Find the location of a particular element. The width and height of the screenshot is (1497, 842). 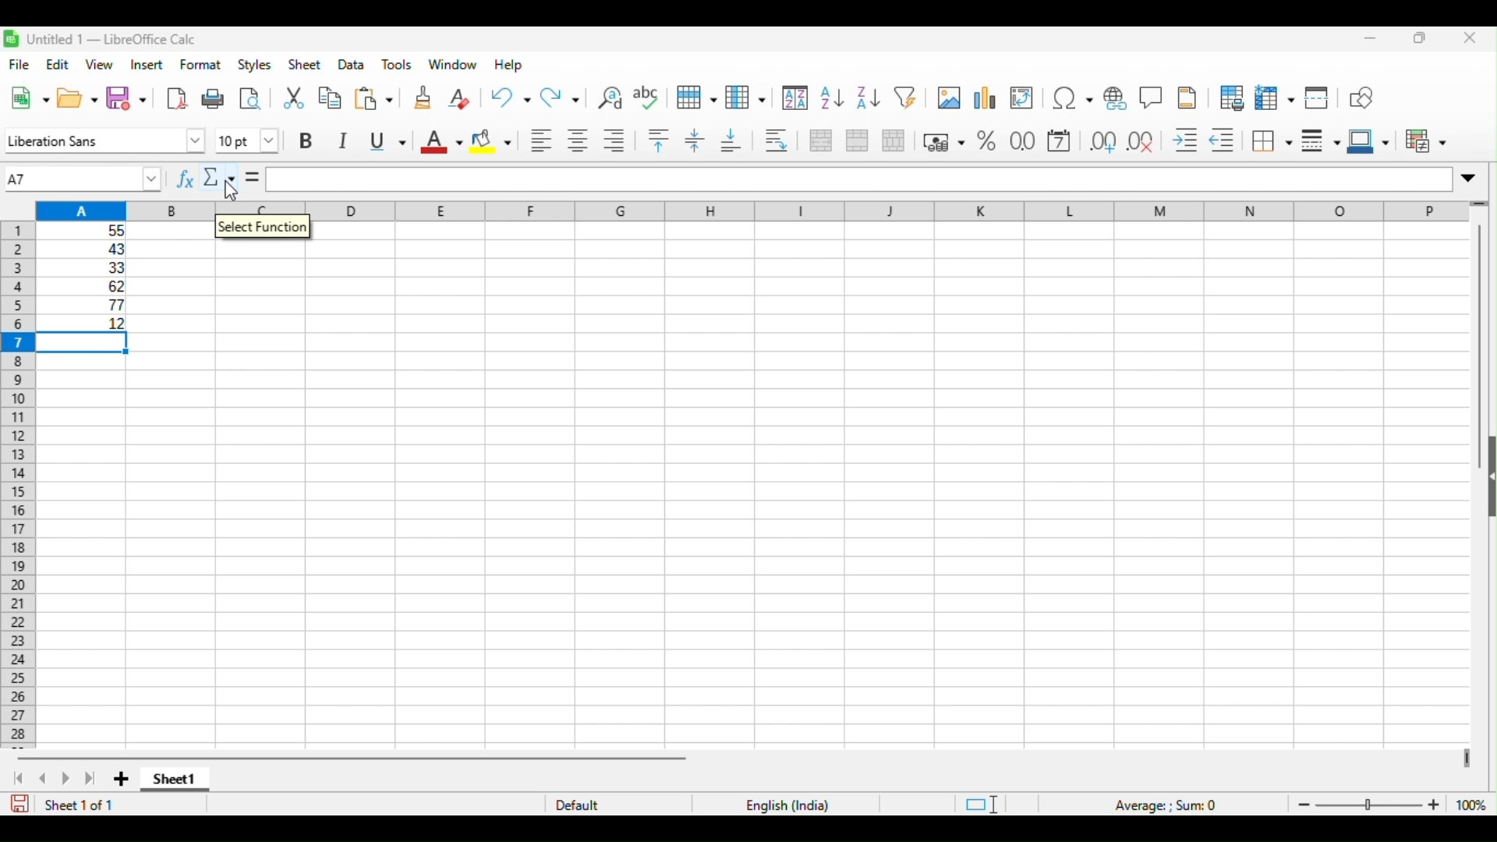

format as percentage is located at coordinates (988, 142).